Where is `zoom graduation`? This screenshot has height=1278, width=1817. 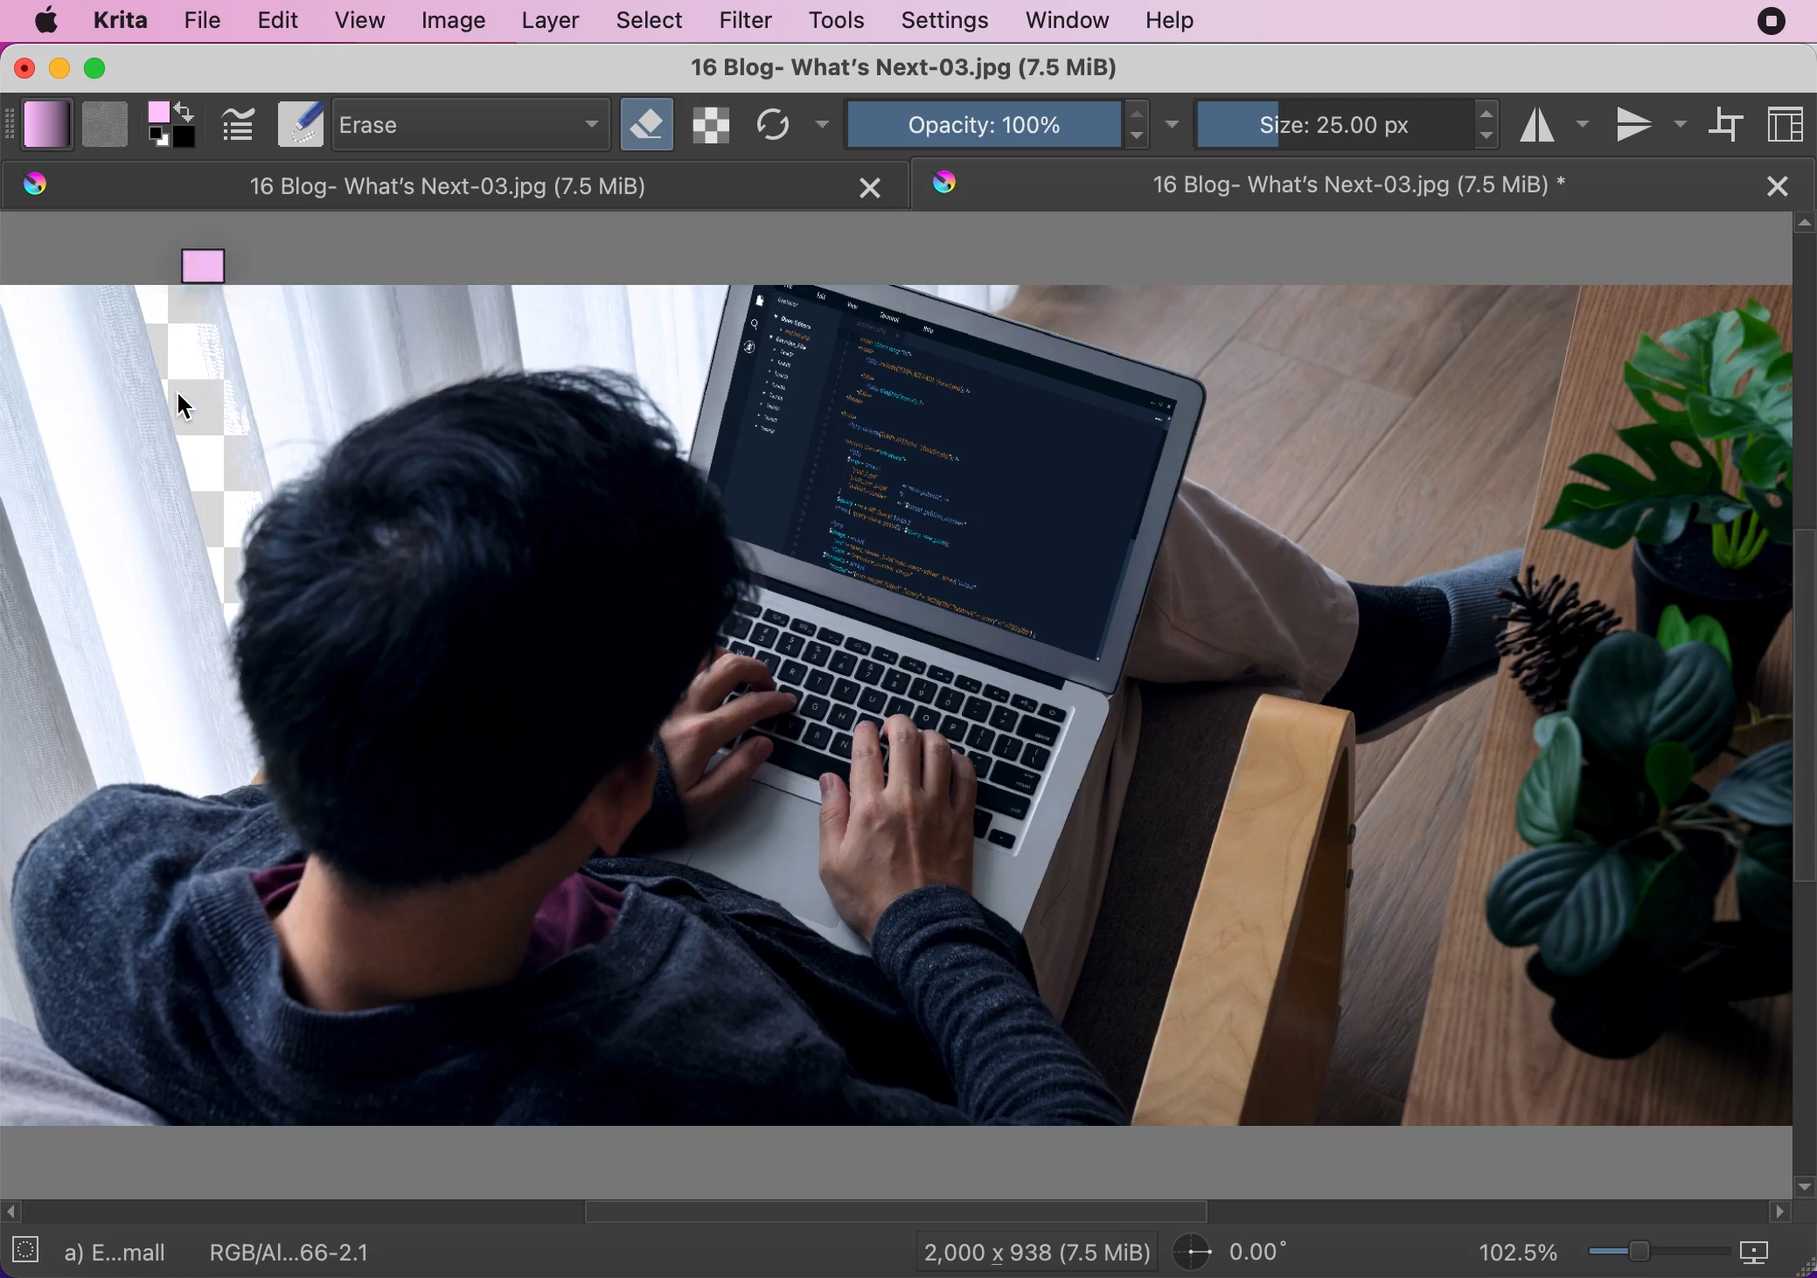 zoom graduation is located at coordinates (1654, 1249).